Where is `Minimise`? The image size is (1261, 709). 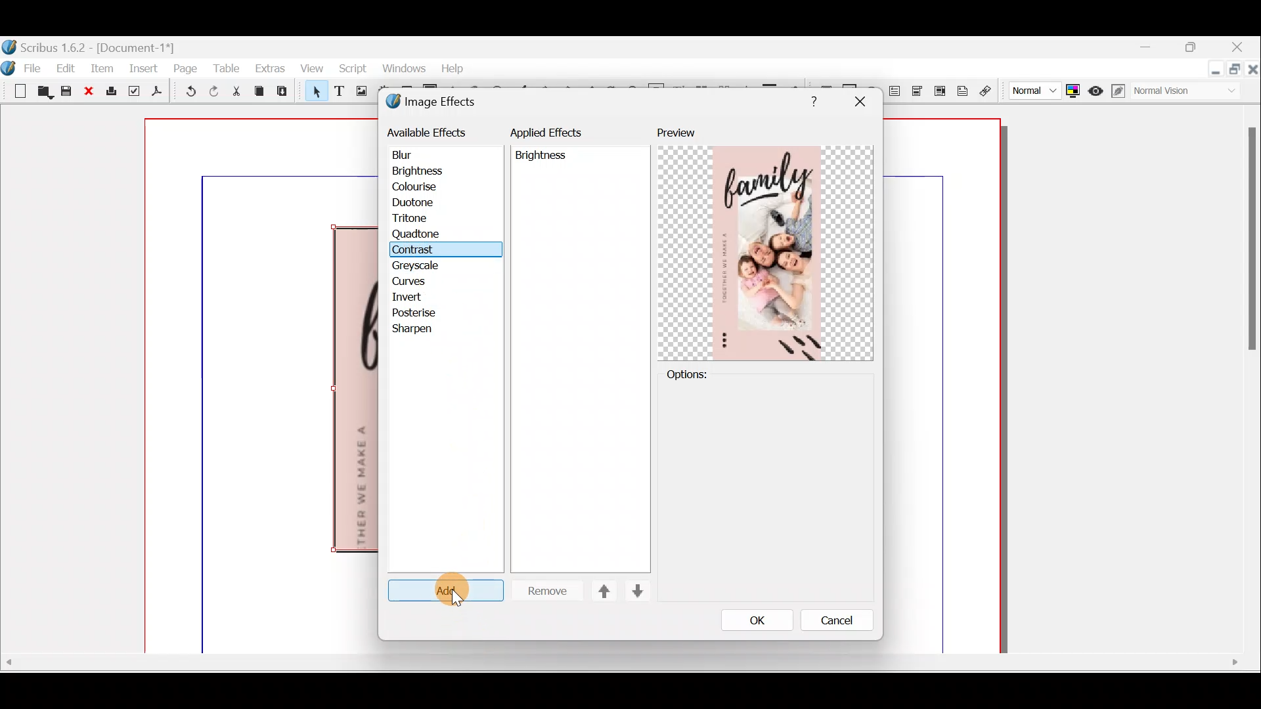
Minimise is located at coordinates (1214, 70).